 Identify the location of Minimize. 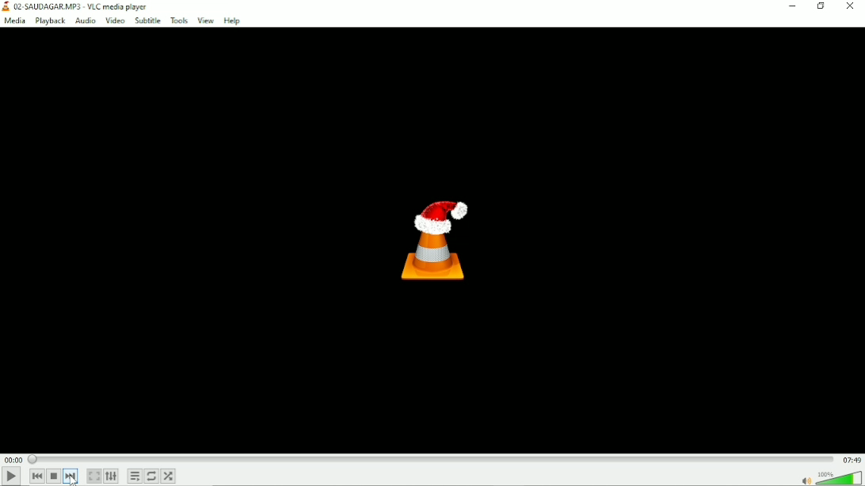
(791, 7).